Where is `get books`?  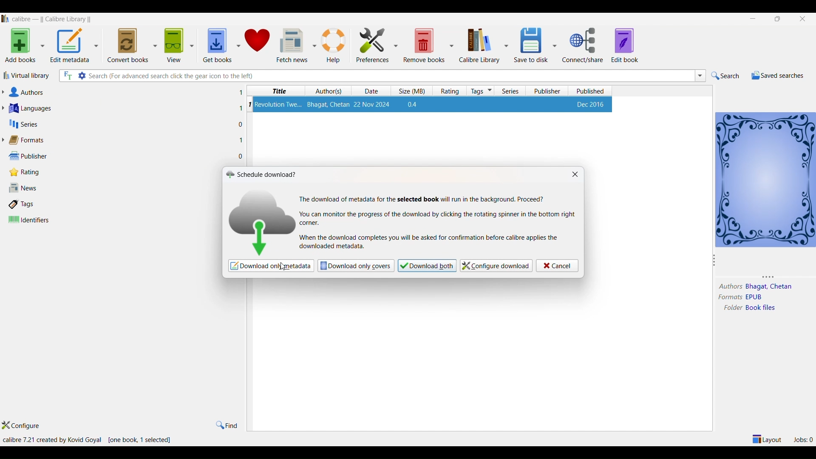 get books is located at coordinates (215, 43).